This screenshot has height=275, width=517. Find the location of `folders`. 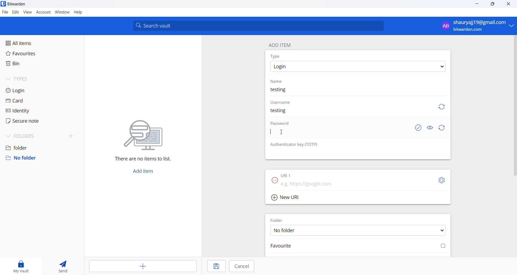

folders is located at coordinates (43, 135).